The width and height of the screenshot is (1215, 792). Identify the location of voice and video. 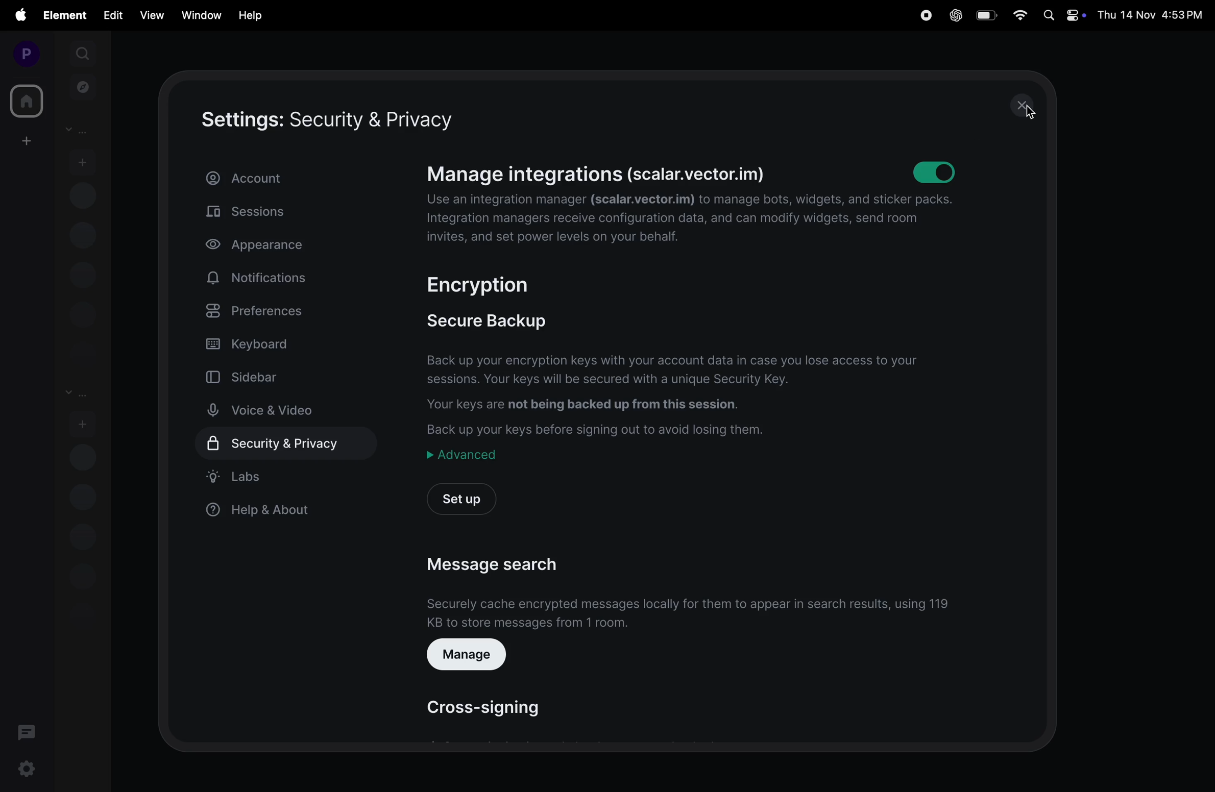
(274, 412).